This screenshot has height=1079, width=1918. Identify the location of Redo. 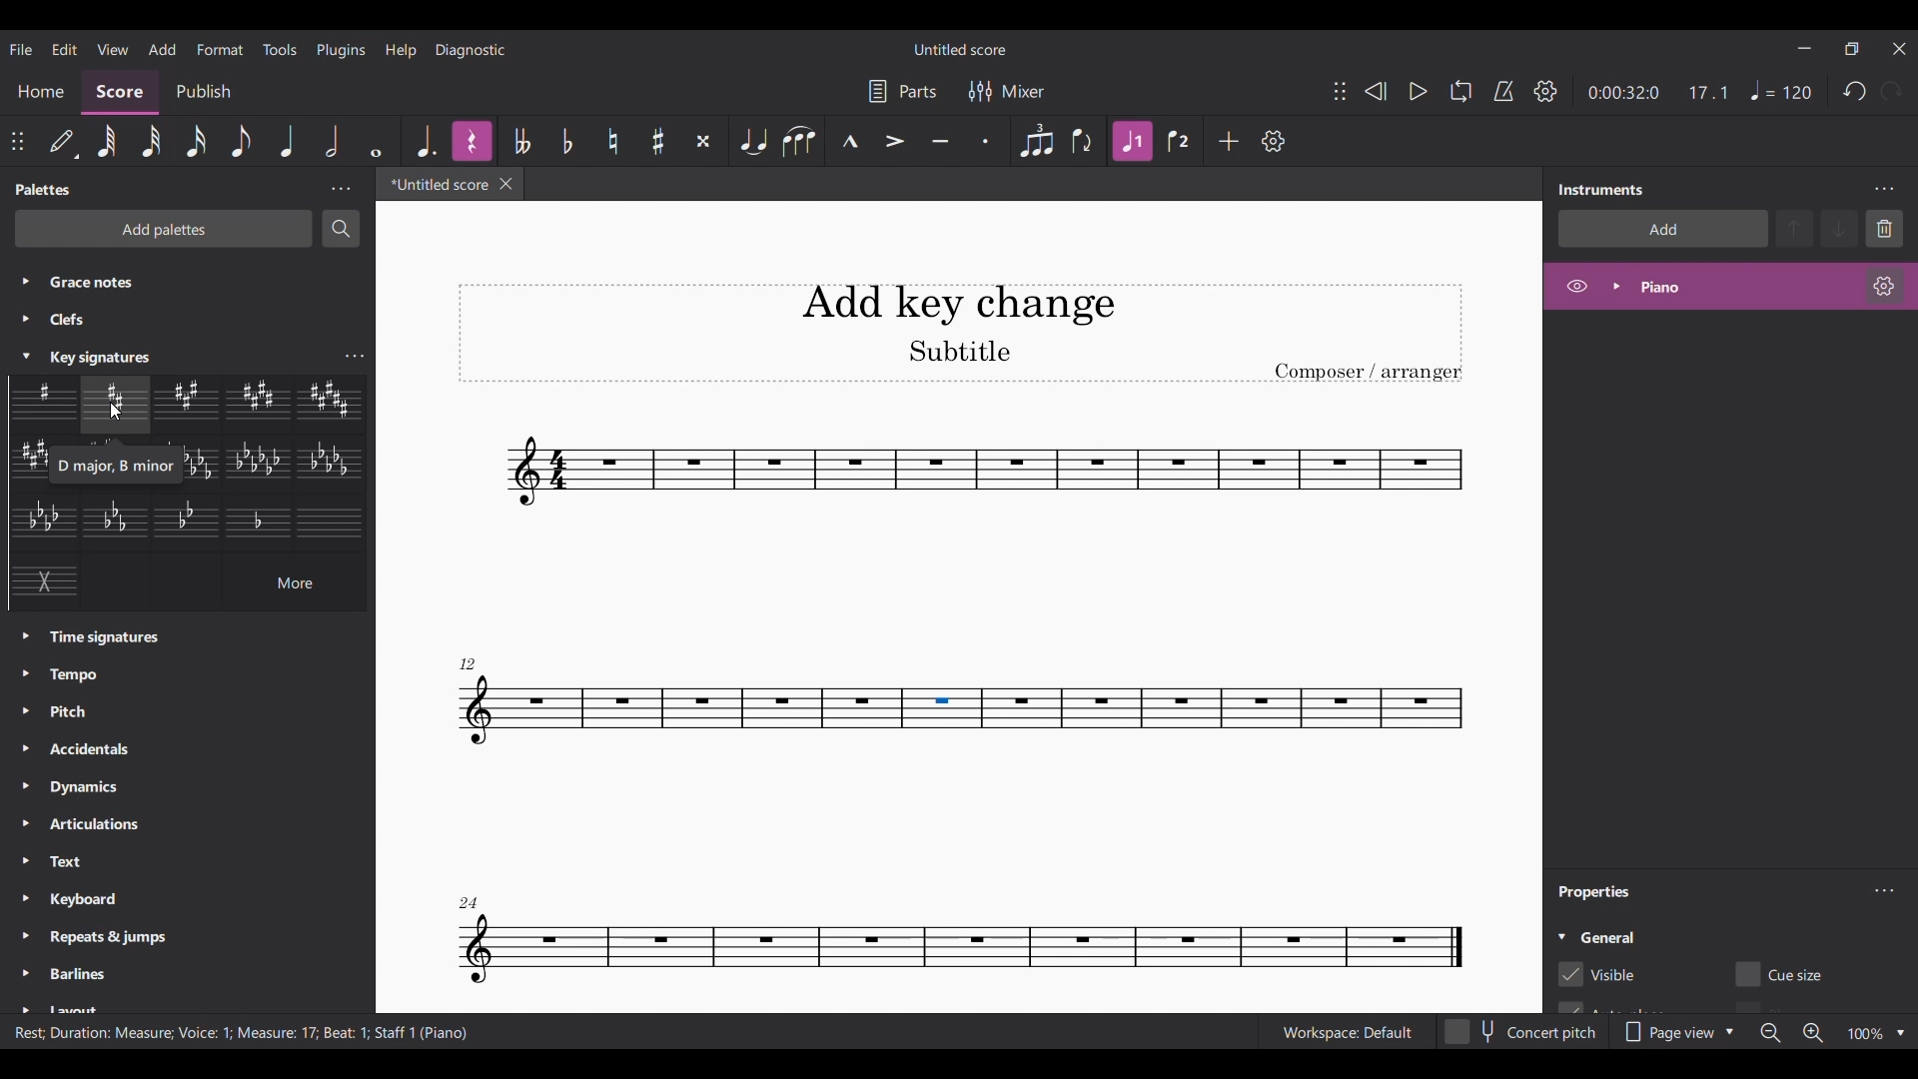
(1891, 91).